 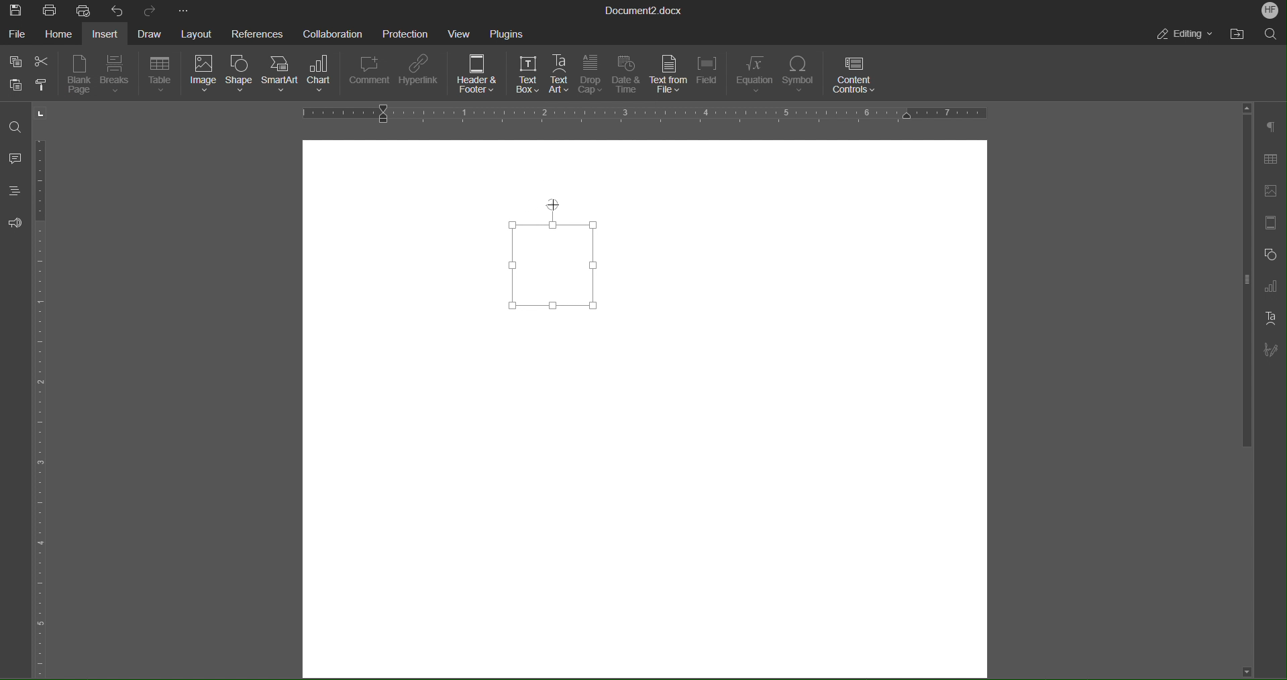 I want to click on Find, so click(x=17, y=127).